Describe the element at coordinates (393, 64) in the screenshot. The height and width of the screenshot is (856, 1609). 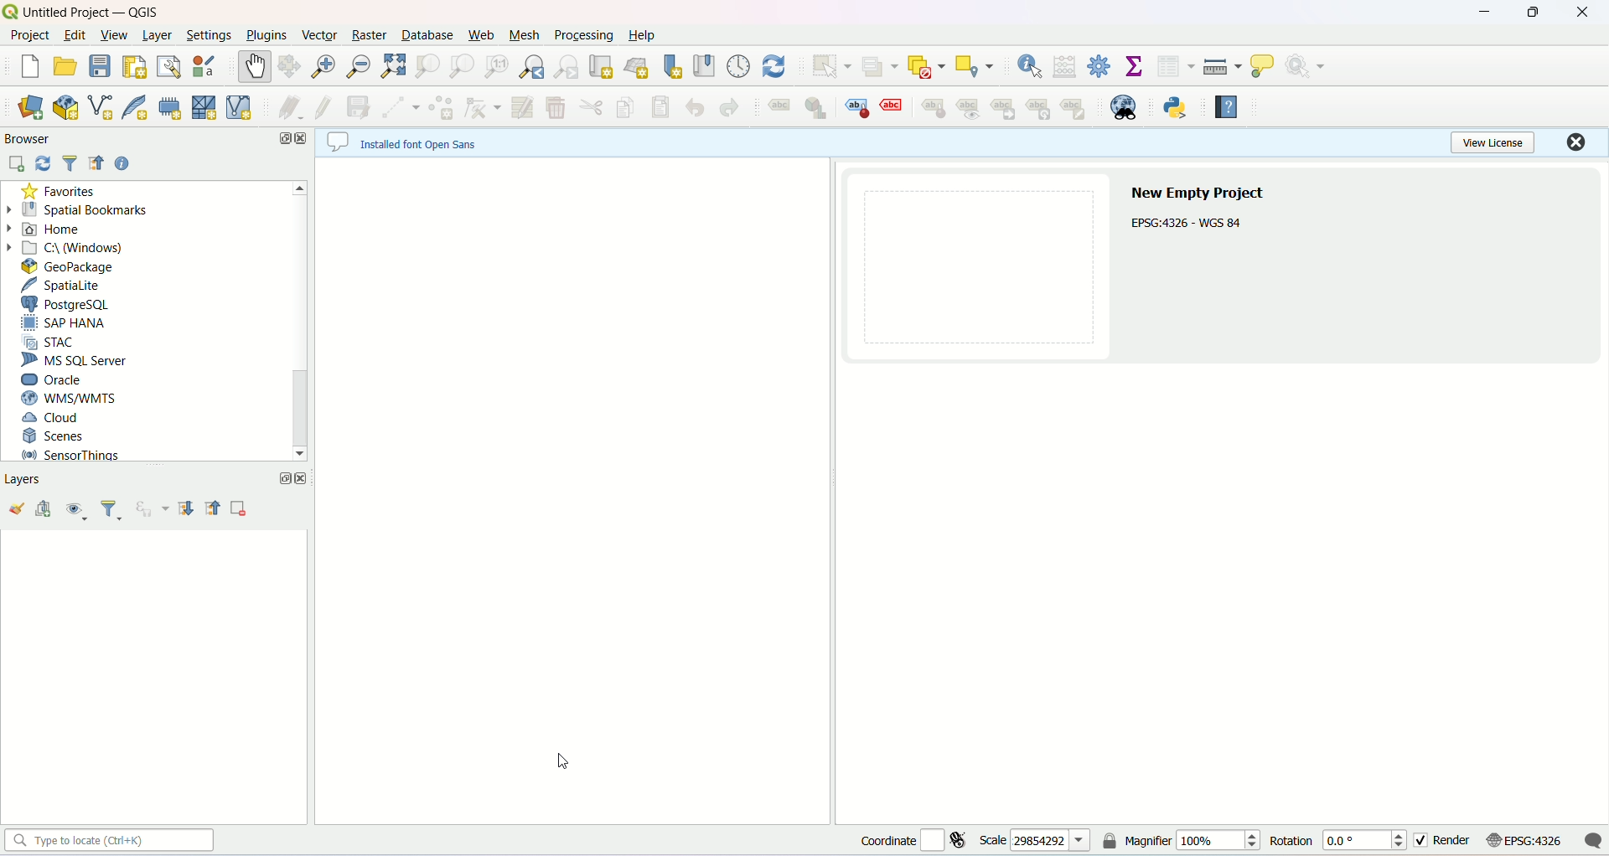
I see `zoom full` at that location.